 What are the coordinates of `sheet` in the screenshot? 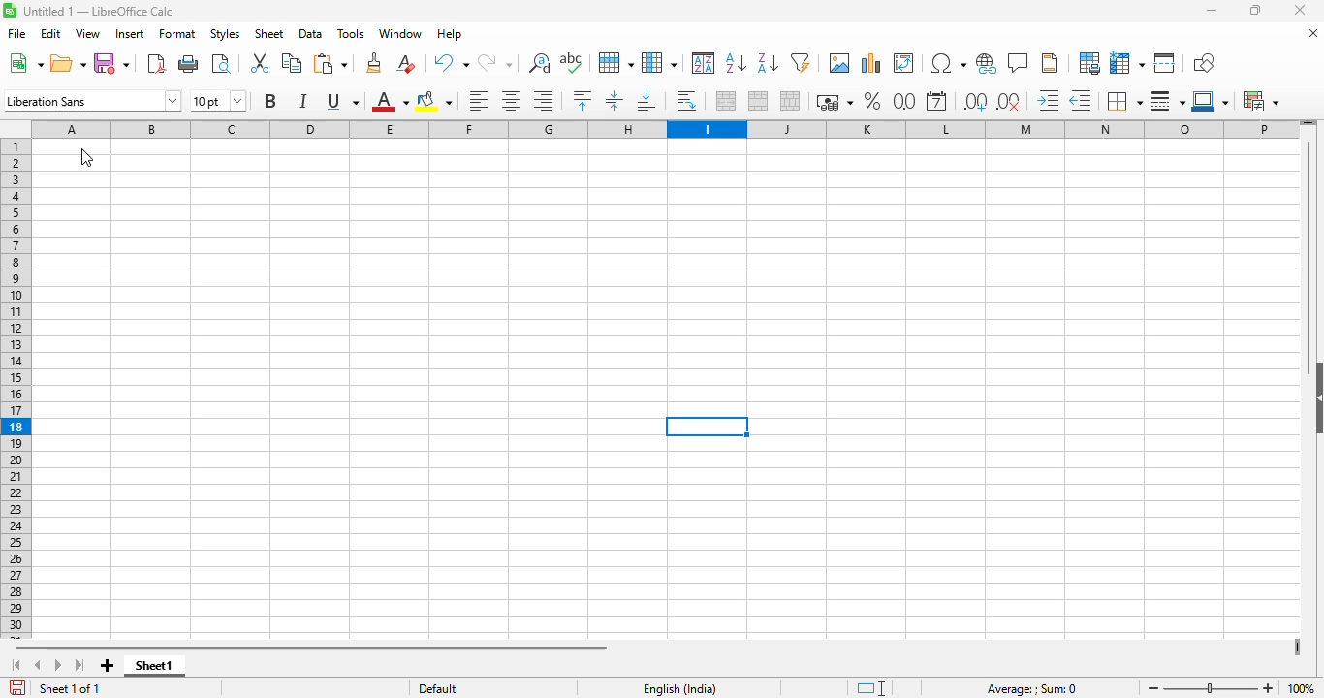 It's located at (269, 33).